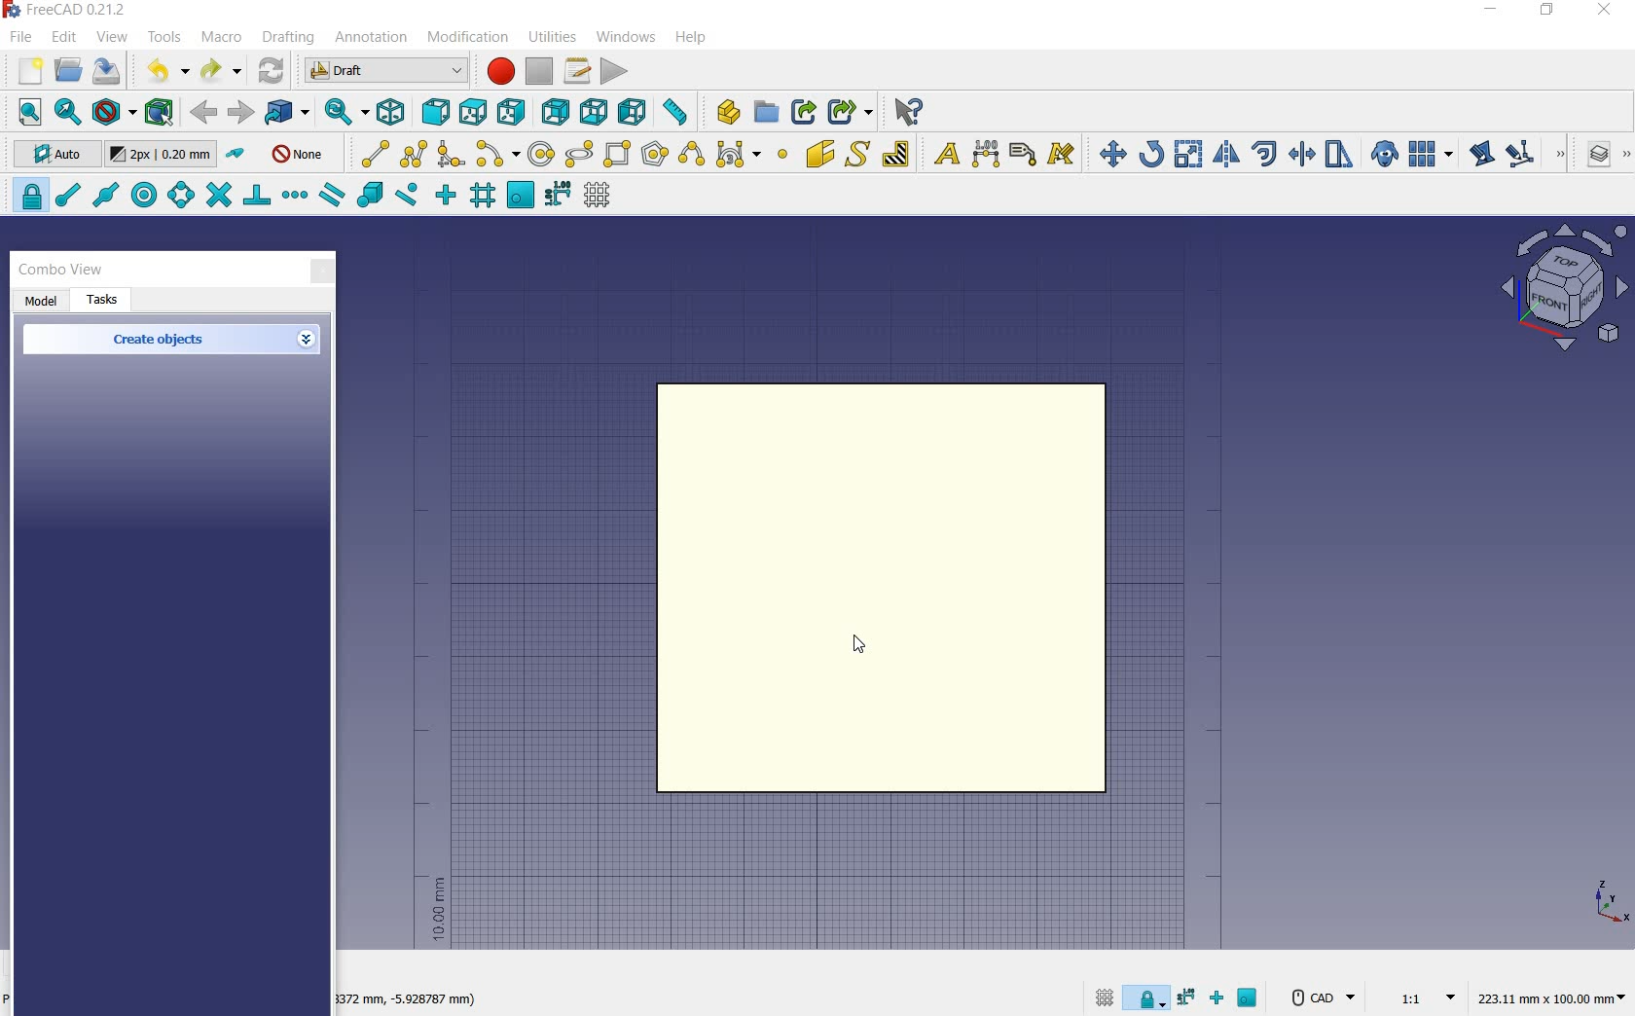 The width and height of the screenshot is (1635, 1016). Describe the element at coordinates (1421, 997) in the screenshot. I see `set scale` at that location.